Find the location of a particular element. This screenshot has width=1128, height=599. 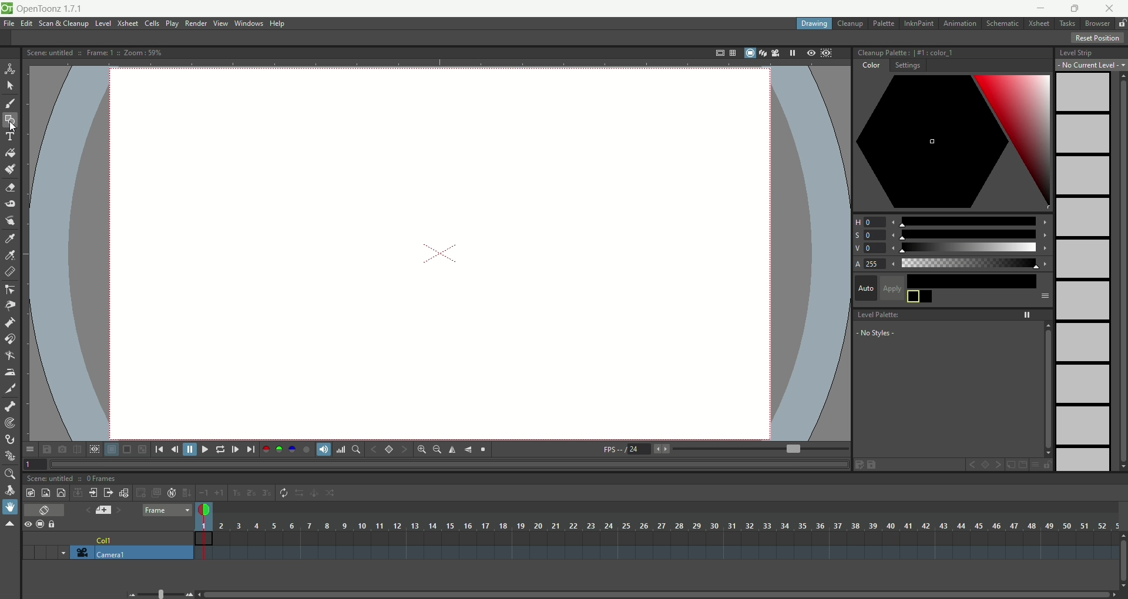

preview visibility is located at coordinates (28, 525).